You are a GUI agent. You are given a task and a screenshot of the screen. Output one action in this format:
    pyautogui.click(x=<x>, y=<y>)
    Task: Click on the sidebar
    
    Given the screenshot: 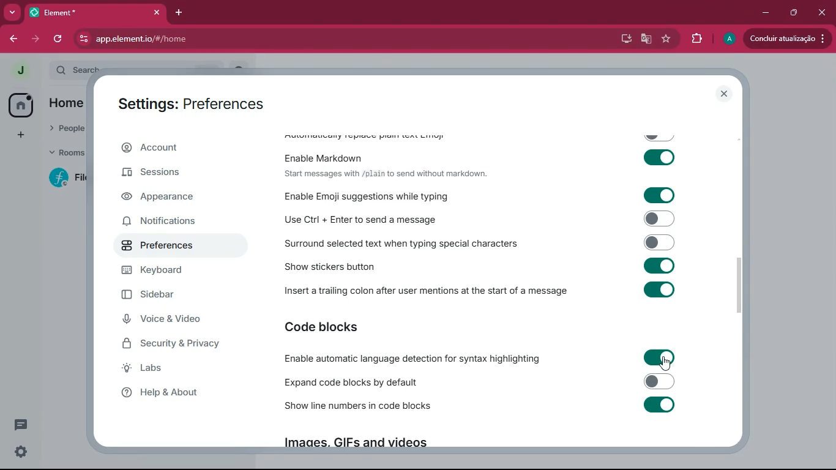 What is the action you would take?
    pyautogui.click(x=181, y=295)
    